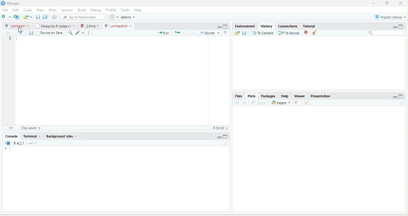 Image resolution: width=408 pixels, height=216 pixels. I want to click on Mosquito R codes.v1, so click(53, 26).